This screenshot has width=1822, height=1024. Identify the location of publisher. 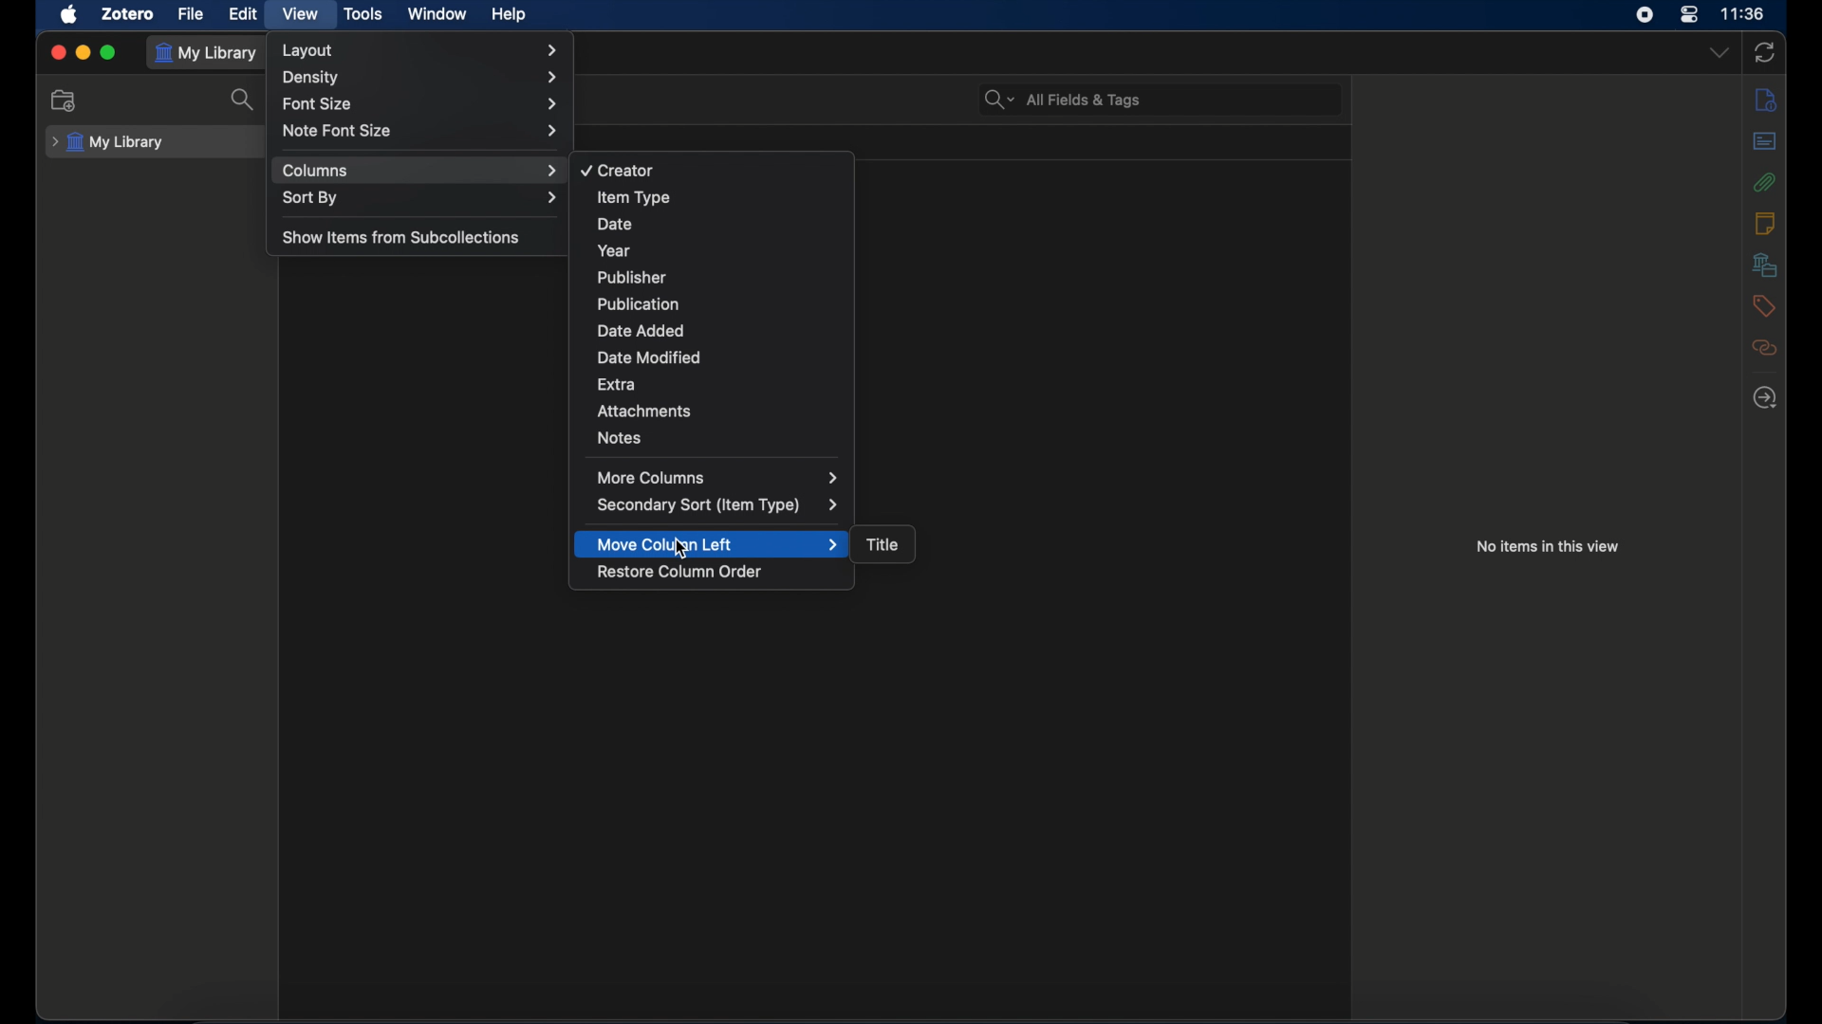
(631, 277).